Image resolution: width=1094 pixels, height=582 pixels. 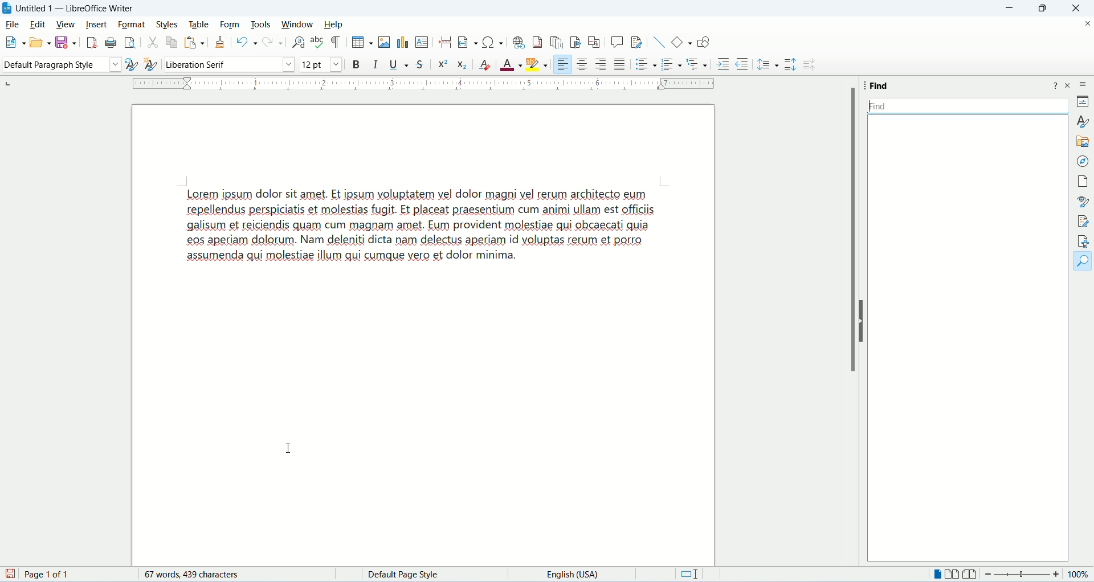 I want to click on form, so click(x=231, y=24).